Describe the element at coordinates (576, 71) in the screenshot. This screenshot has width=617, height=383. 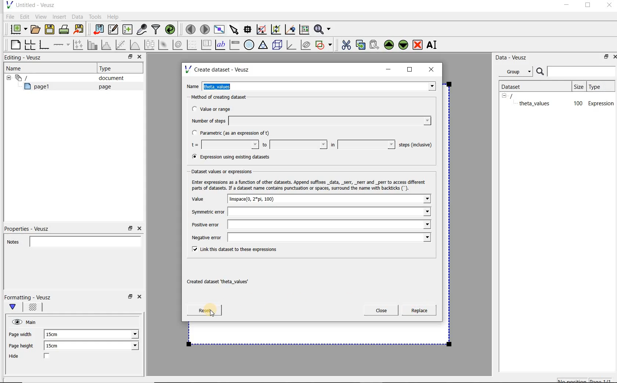
I see `Search bar` at that location.